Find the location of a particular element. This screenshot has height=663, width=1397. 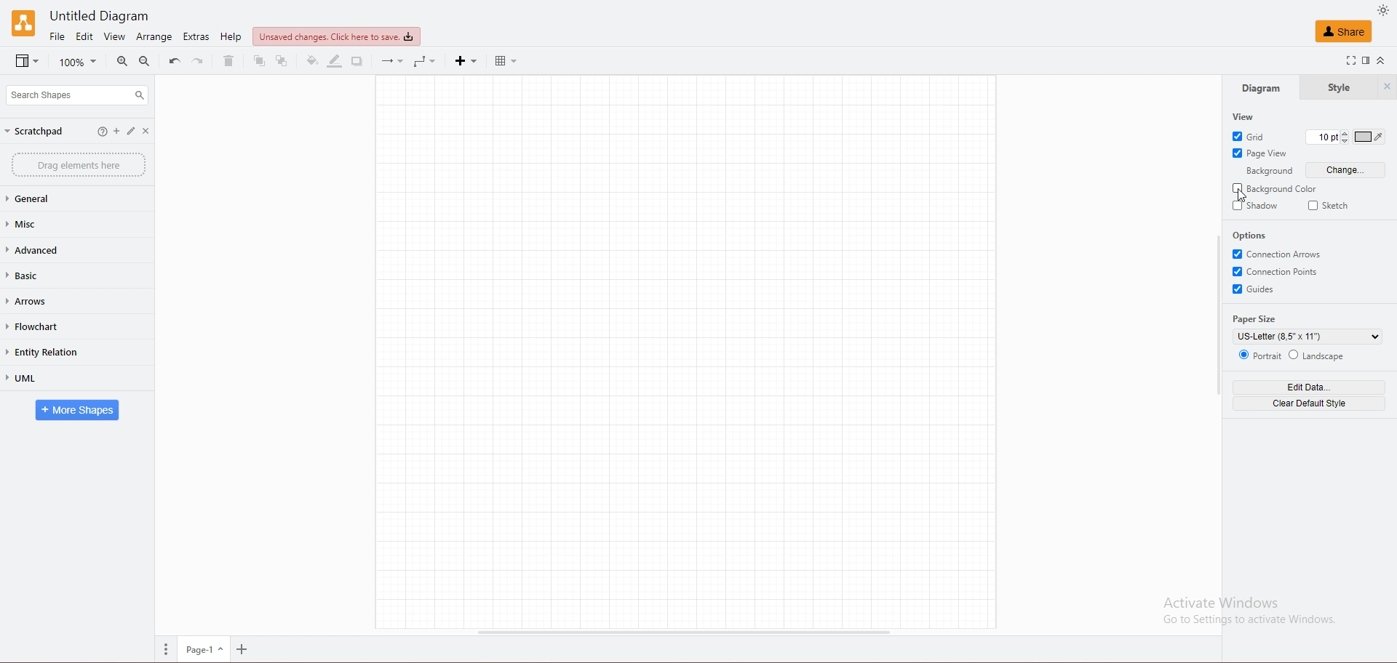

view is located at coordinates (1245, 116).